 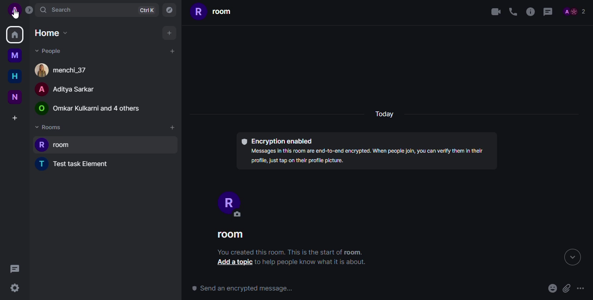 I want to click on search, so click(x=59, y=10).